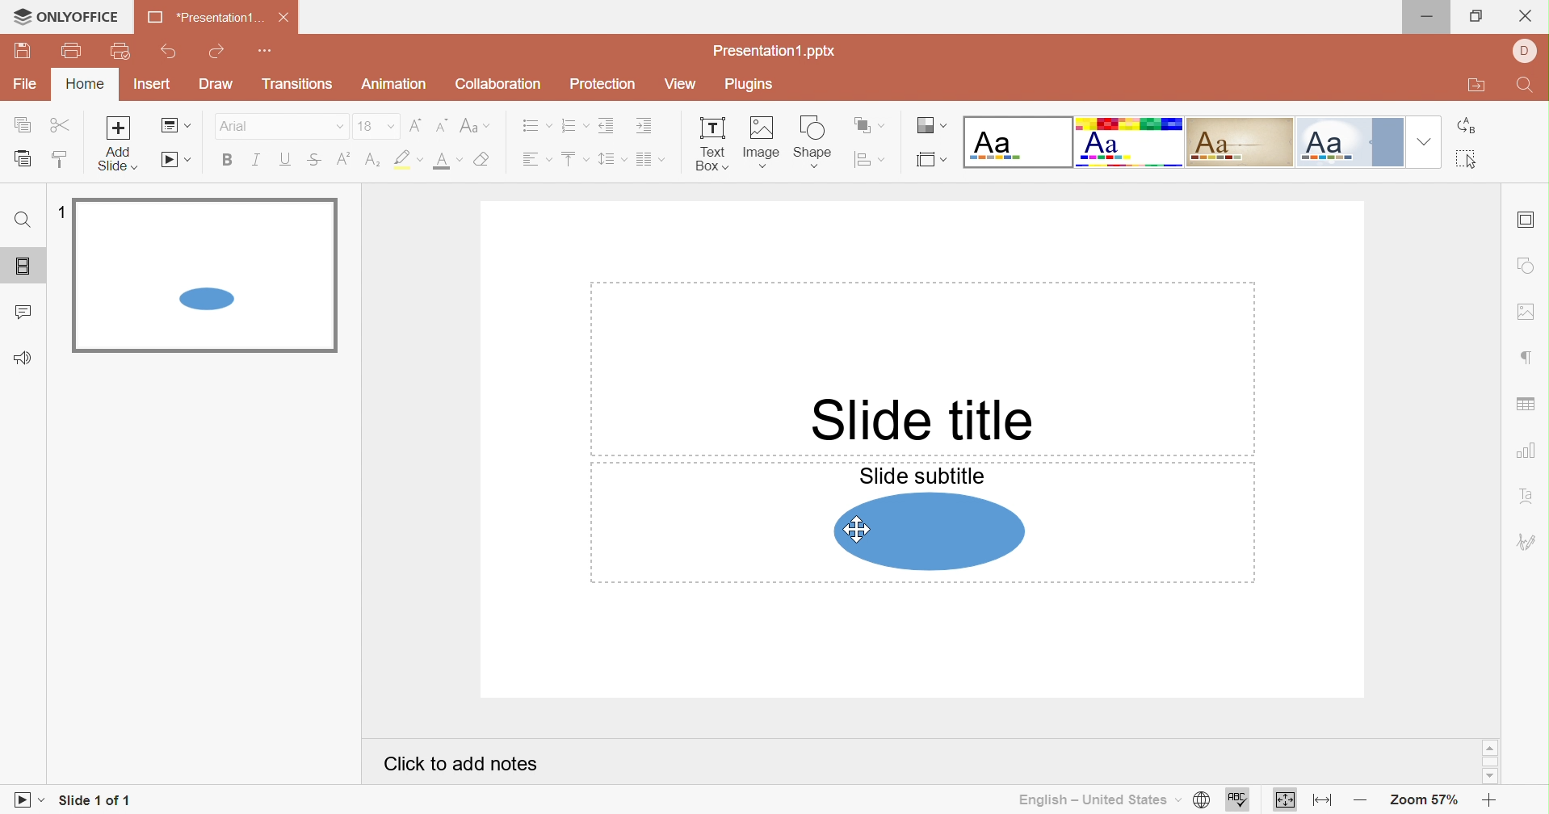  Describe the element at coordinates (1526, 87) in the screenshot. I see `Find` at that location.